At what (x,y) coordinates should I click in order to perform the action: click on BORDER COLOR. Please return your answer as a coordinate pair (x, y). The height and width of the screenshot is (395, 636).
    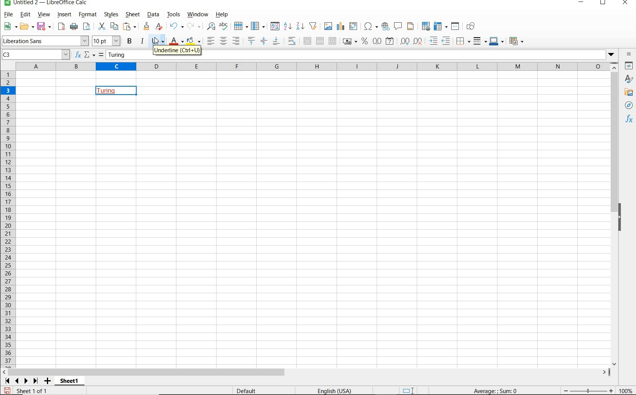
    Looking at the image, I should click on (496, 41).